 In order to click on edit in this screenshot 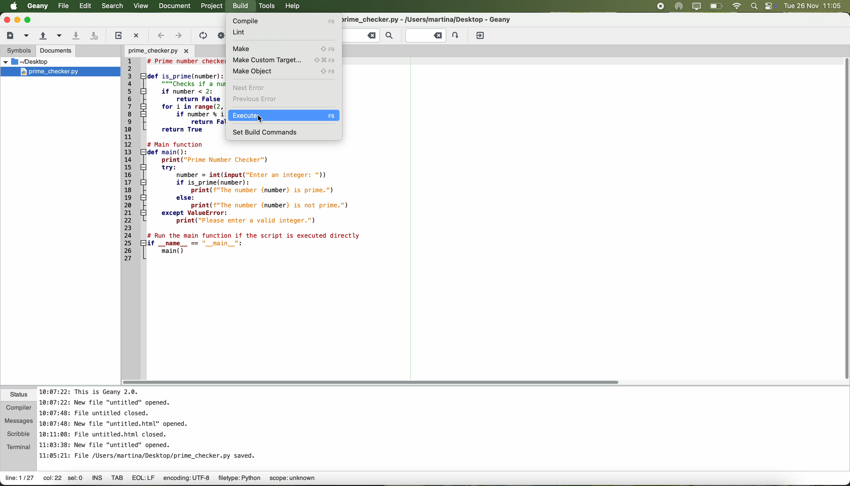, I will do `click(85, 6)`.